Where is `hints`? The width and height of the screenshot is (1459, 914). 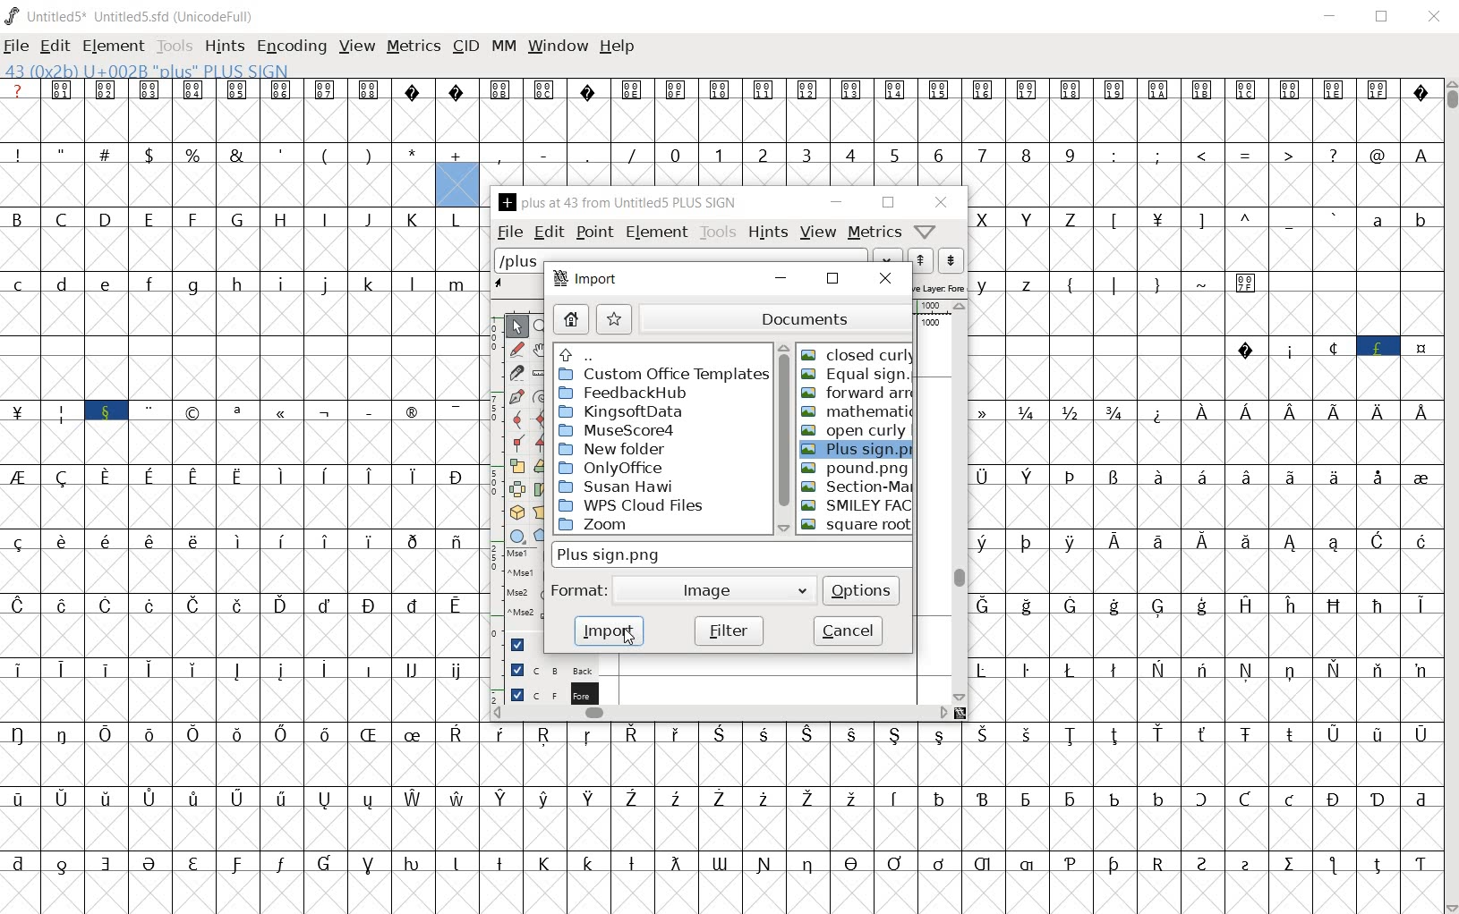 hints is located at coordinates (224, 47).